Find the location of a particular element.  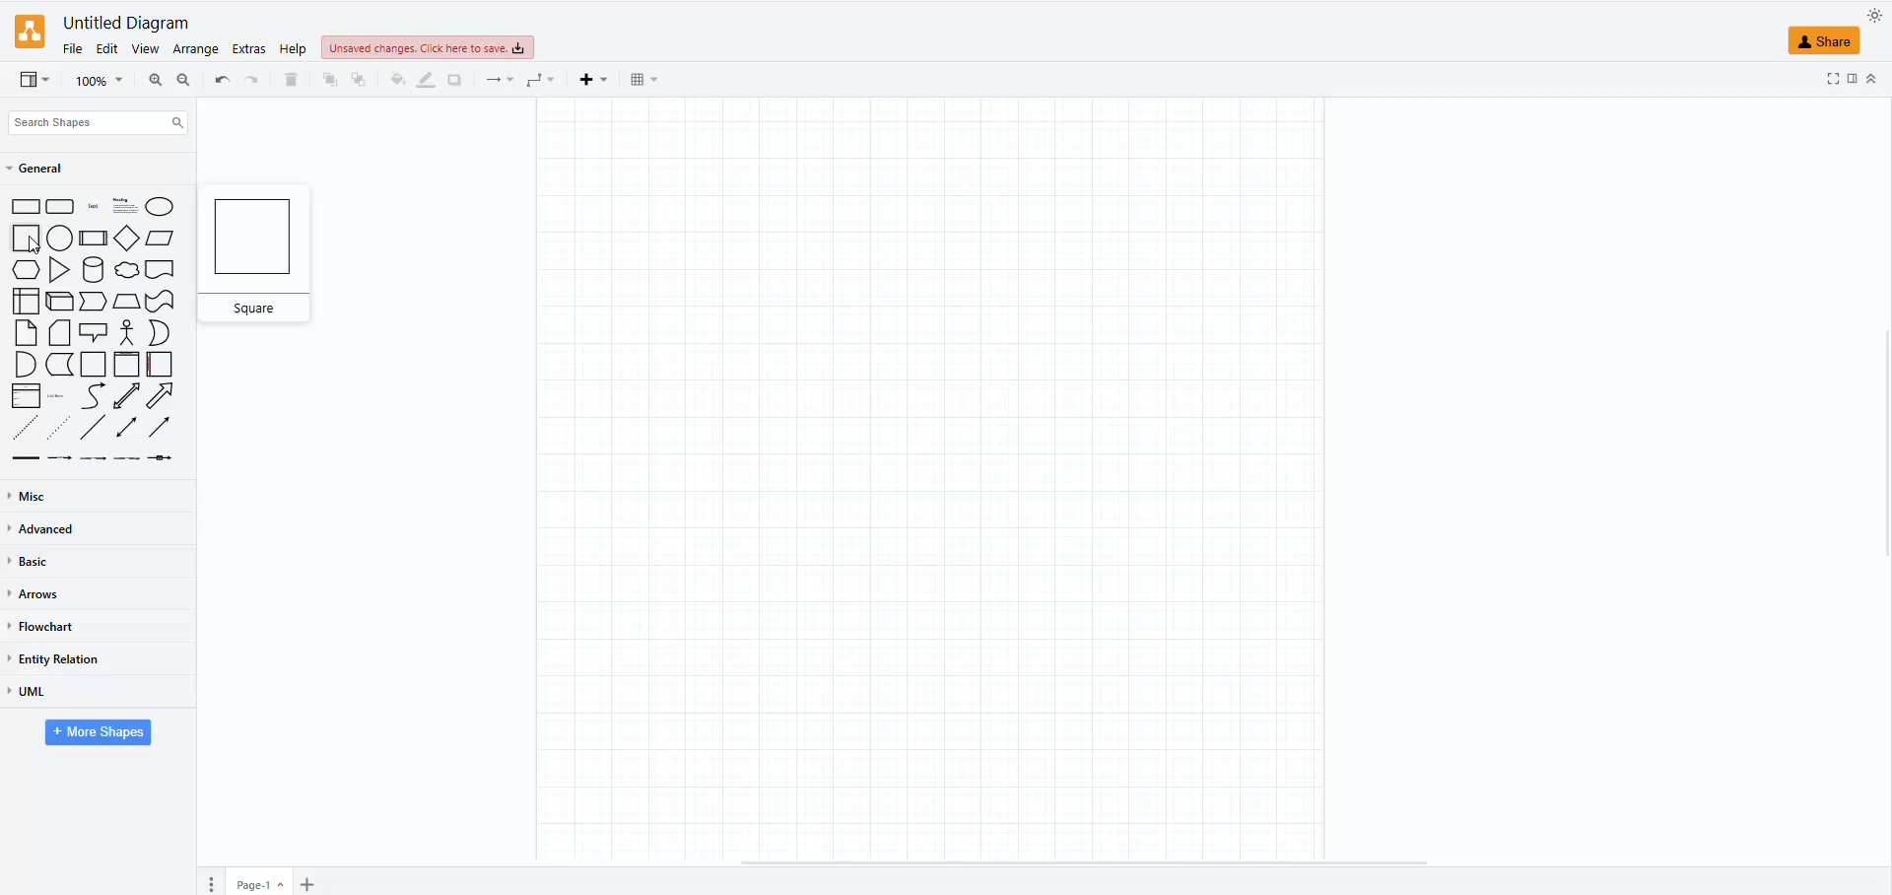

callout is located at coordinates (95, 332).